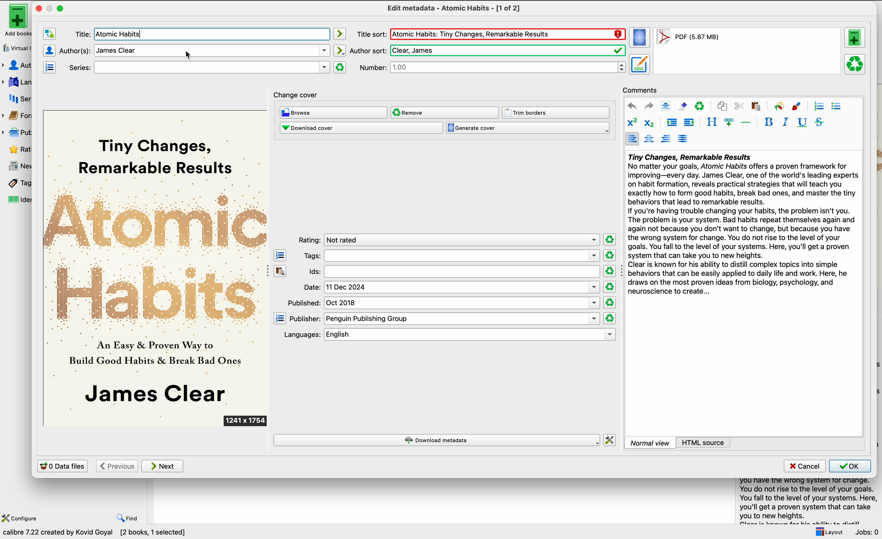 The height and width of the screenshot is (539, 882). What do you see at coordinates (746, 122) in the screenshot?
I see `insert separator` at bounding box center [746, 122].